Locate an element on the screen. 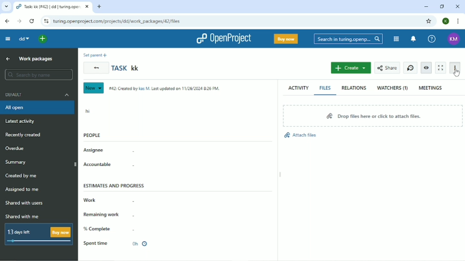  Reload this page is located at coordinates (32, 22).